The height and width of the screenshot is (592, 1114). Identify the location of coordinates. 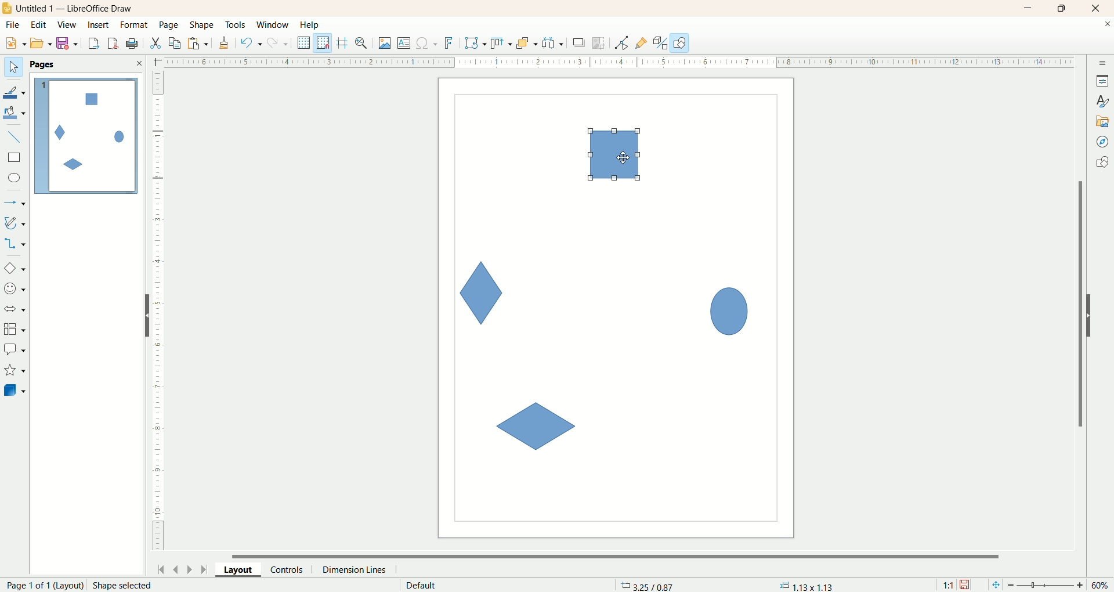
(649, 585).